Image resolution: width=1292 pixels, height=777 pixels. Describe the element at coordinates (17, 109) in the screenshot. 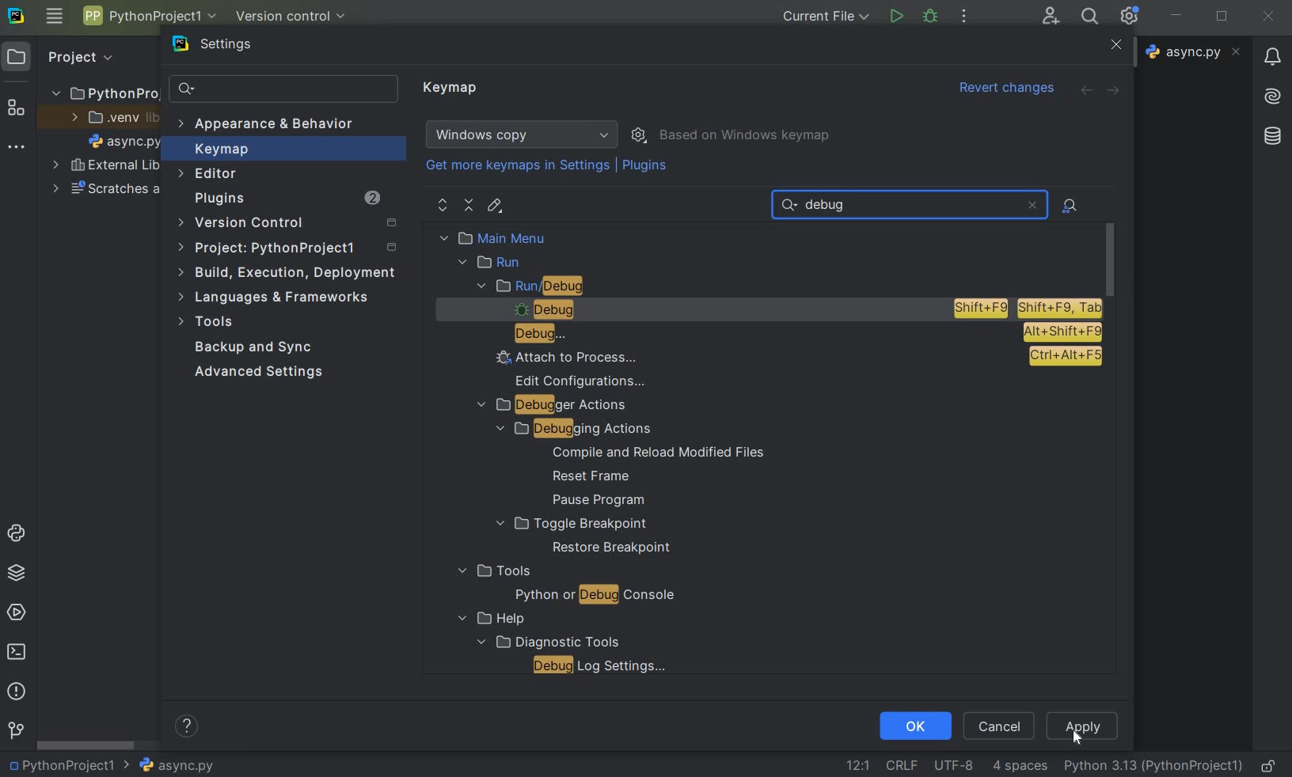

I see `structure` at that location.